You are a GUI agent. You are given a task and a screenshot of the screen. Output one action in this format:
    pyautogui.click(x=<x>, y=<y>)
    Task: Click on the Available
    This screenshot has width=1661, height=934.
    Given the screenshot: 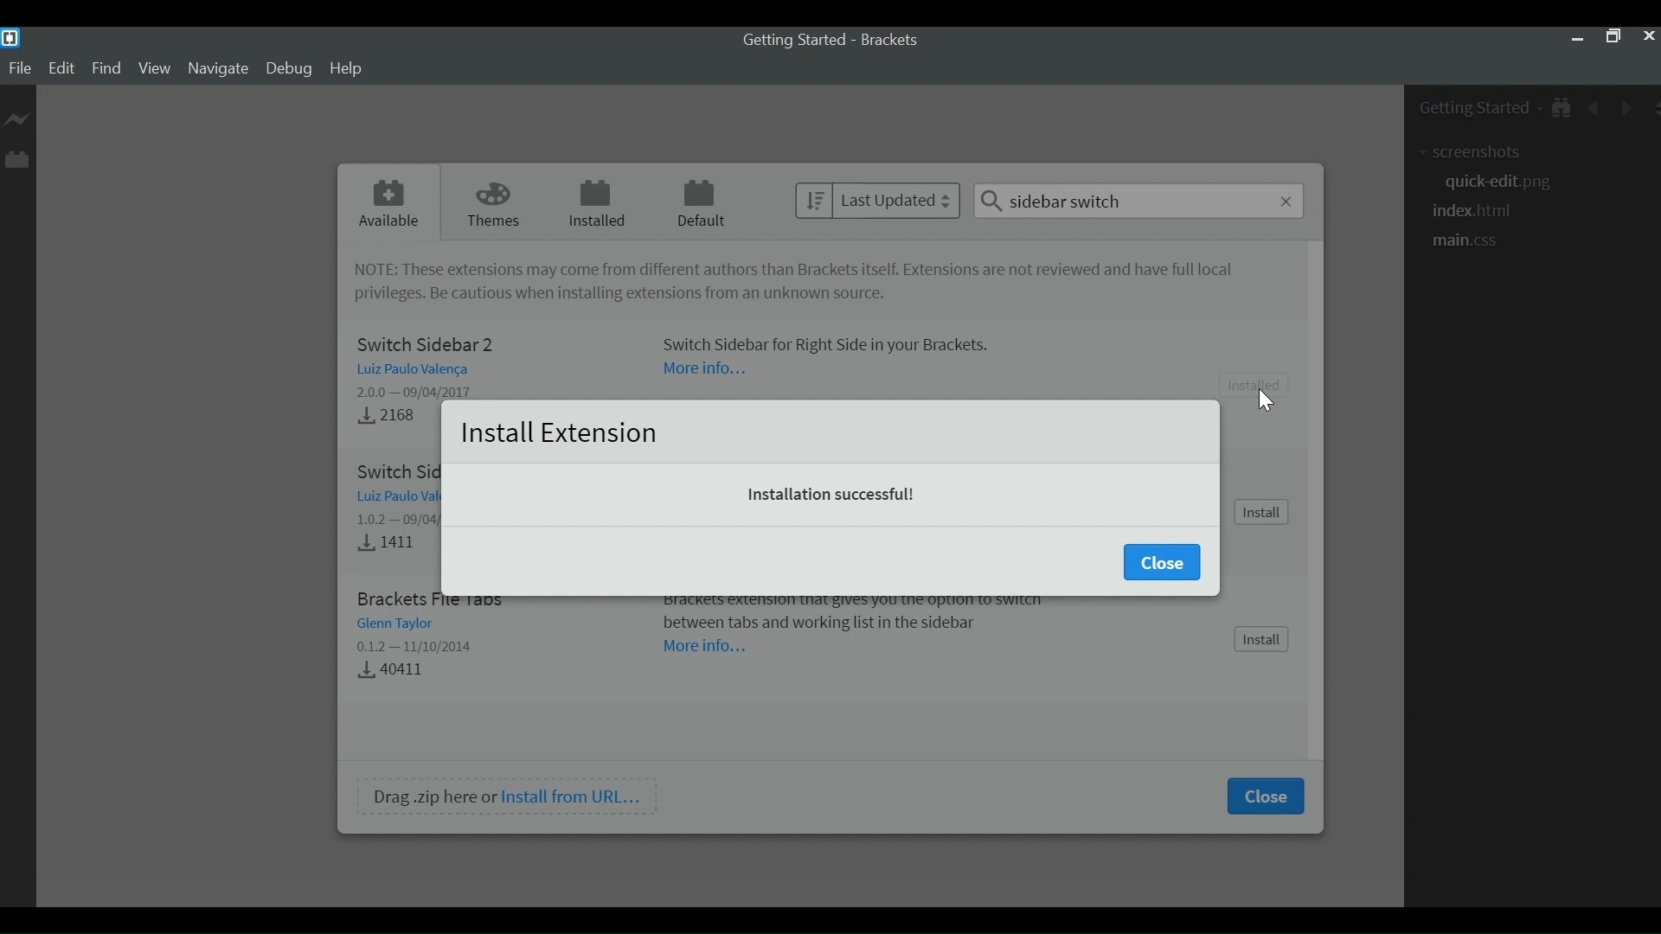 What is the action you would take?
    pyautogui.click(x=391, y=204)
    